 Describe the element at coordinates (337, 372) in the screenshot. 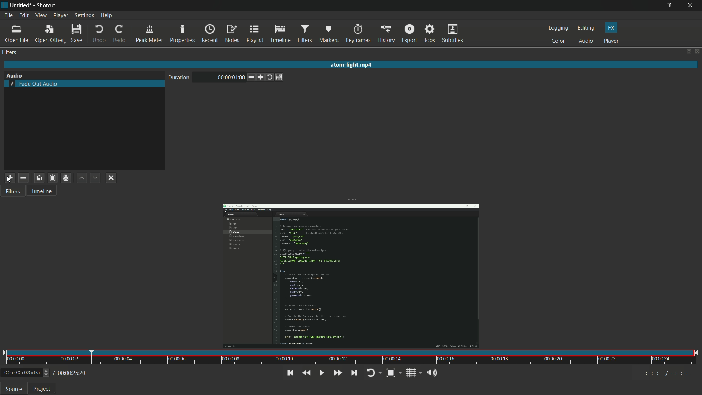

I see `quickly play forward` at that location.